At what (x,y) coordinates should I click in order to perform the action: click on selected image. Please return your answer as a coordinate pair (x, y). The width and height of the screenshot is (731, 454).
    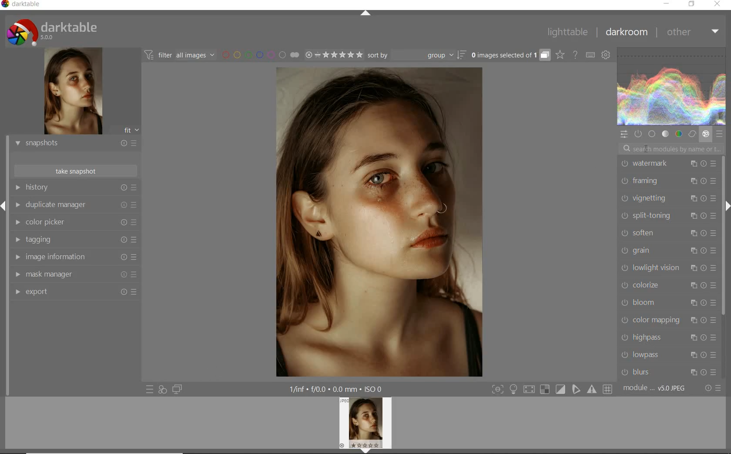
    Looking at the image, I should click on (377, 221).